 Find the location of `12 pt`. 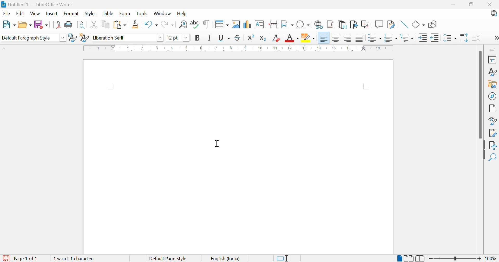

12 pt is located at coordinates (174, 38).